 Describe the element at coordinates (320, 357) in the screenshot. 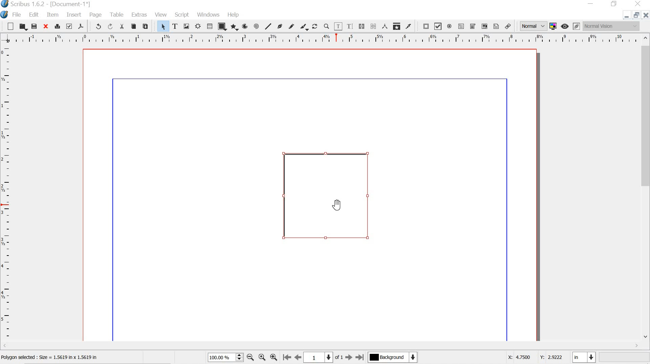

I see `1` at that location.